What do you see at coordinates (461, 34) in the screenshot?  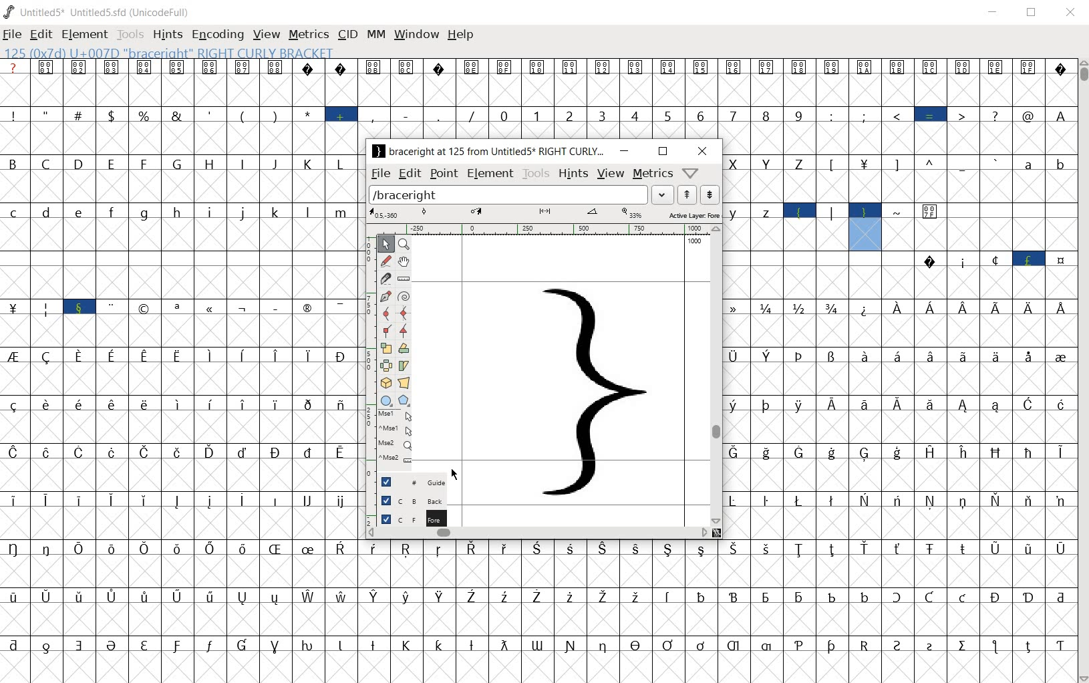 I see `HELP` at bounding box center [461, 34].